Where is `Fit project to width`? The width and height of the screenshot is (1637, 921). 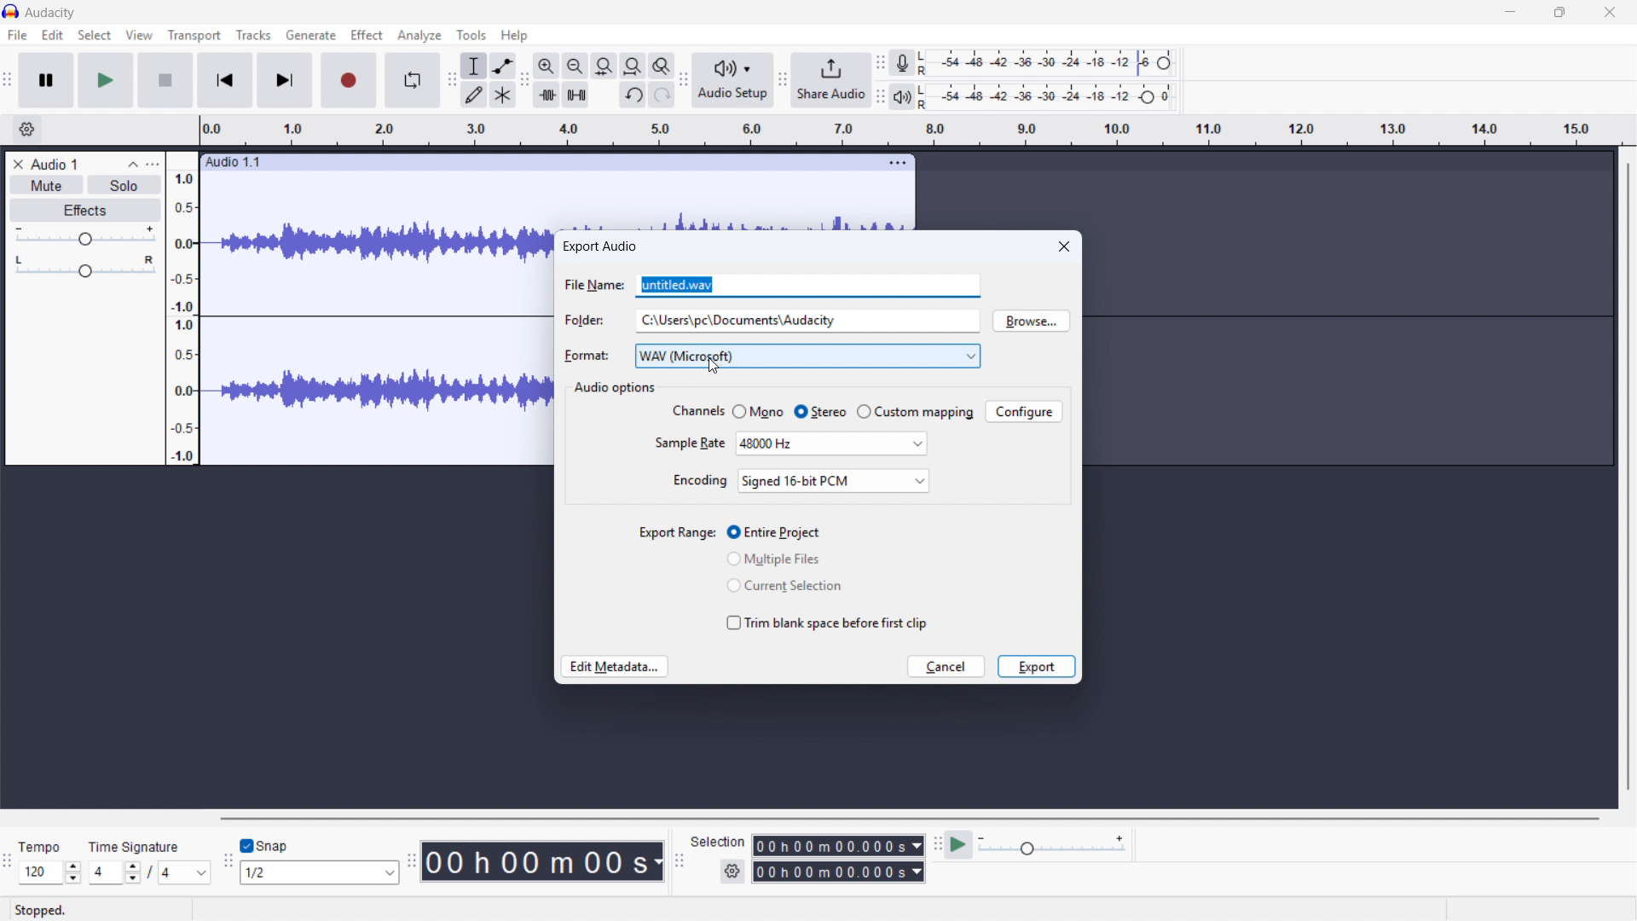
Fit project to width is located at coordinates (633, 65).